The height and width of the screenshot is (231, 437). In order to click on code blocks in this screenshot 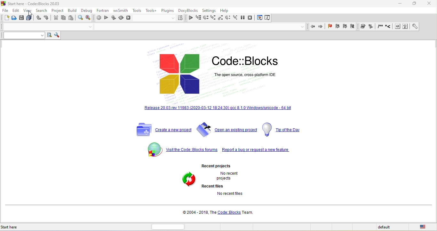, I will do `click(181, 74)`.